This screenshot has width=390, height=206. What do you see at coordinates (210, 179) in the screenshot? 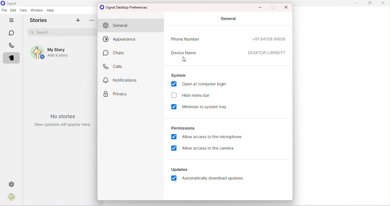
I see `Automatically download updates` at bounding box center [210, 179].